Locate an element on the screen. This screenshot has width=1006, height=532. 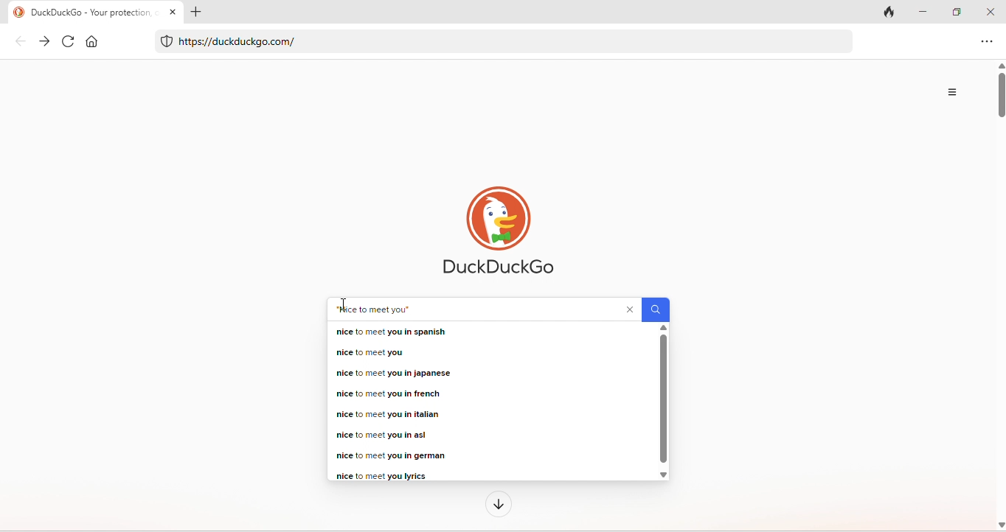
option is located at coordinates (985, 43).